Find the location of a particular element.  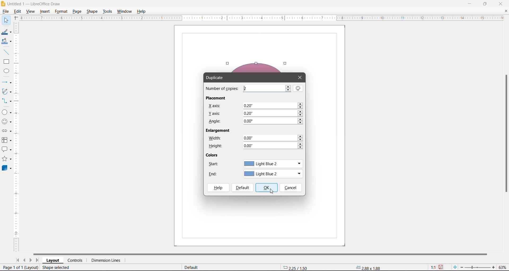

Set X axis positioning is located at coordinates (273, 105).